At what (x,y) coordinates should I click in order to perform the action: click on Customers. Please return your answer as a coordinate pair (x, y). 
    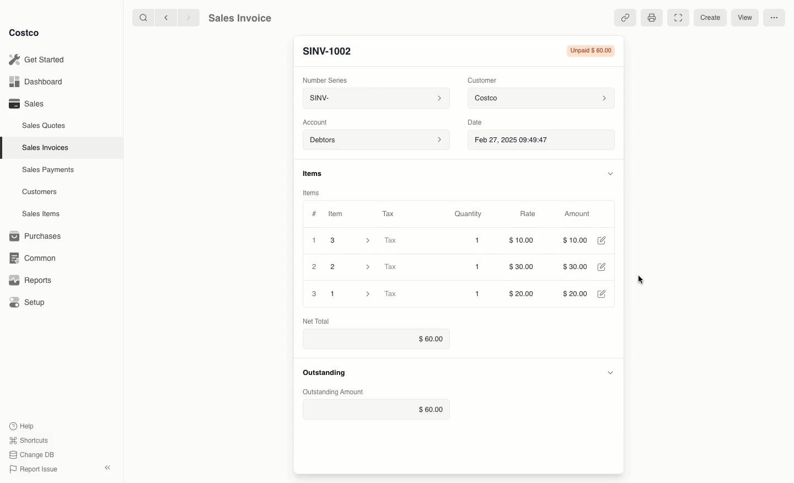
    Looking at the image, I should click on (41, 192).